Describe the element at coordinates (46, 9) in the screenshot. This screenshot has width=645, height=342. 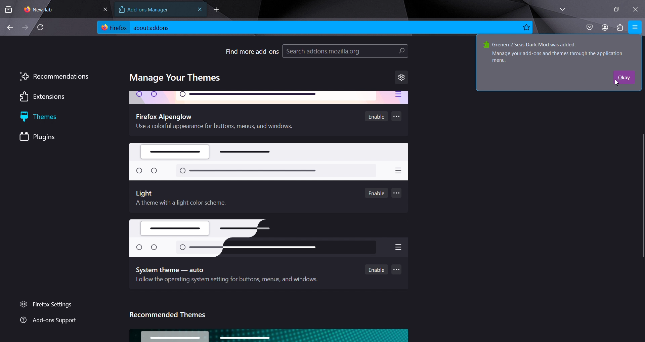
I see `current tab` at that location.